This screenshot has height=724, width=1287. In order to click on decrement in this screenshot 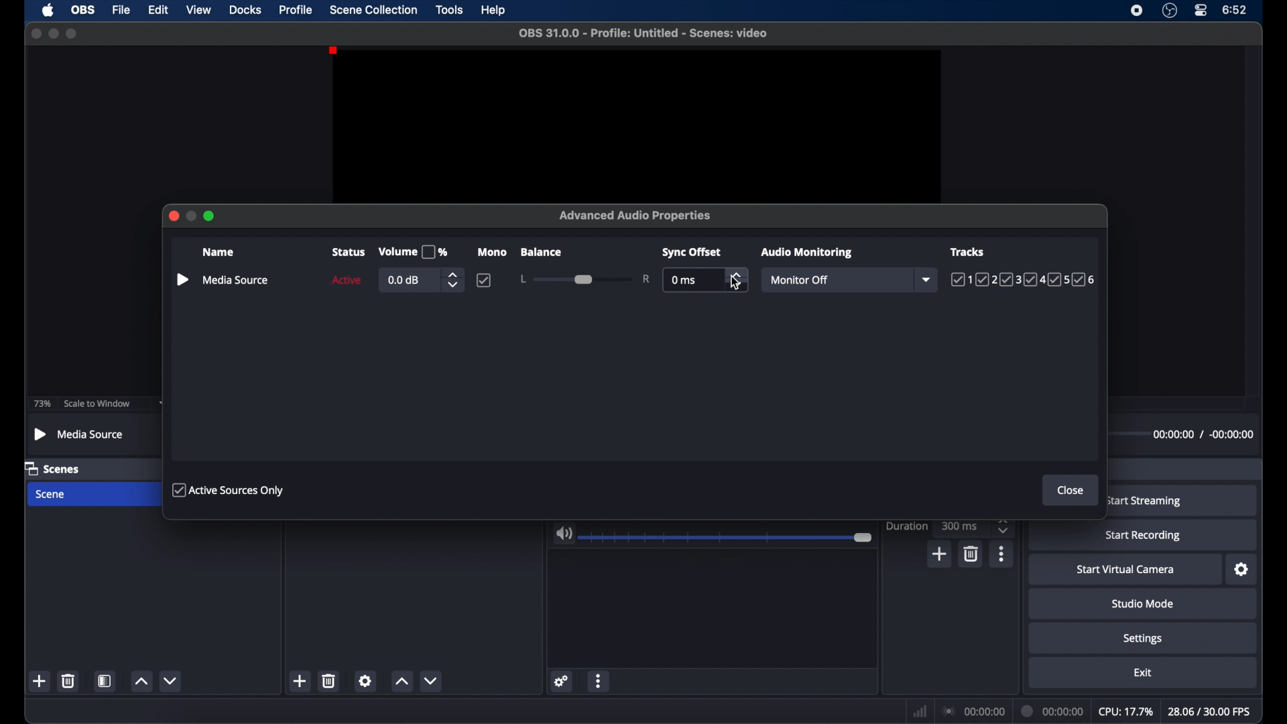, I will do `click(170, 680)`.